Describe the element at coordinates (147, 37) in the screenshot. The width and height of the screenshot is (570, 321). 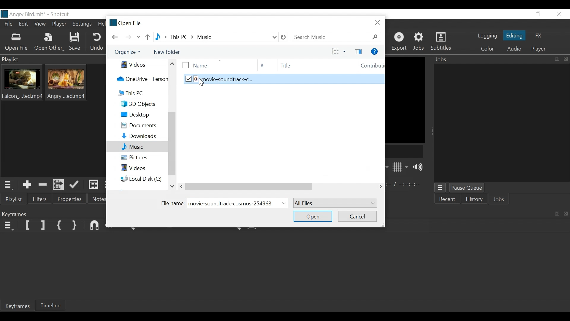
I see `Go Up` at that location.